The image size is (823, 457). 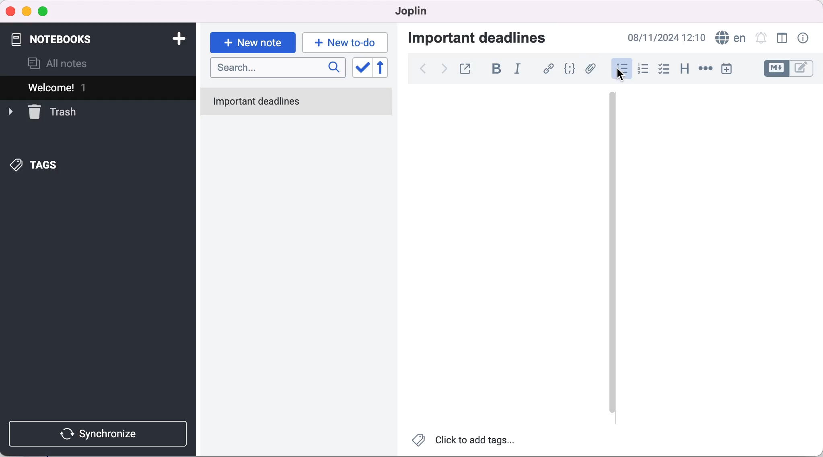 I want to click on horizontal rule, so click(x=705, y=69).